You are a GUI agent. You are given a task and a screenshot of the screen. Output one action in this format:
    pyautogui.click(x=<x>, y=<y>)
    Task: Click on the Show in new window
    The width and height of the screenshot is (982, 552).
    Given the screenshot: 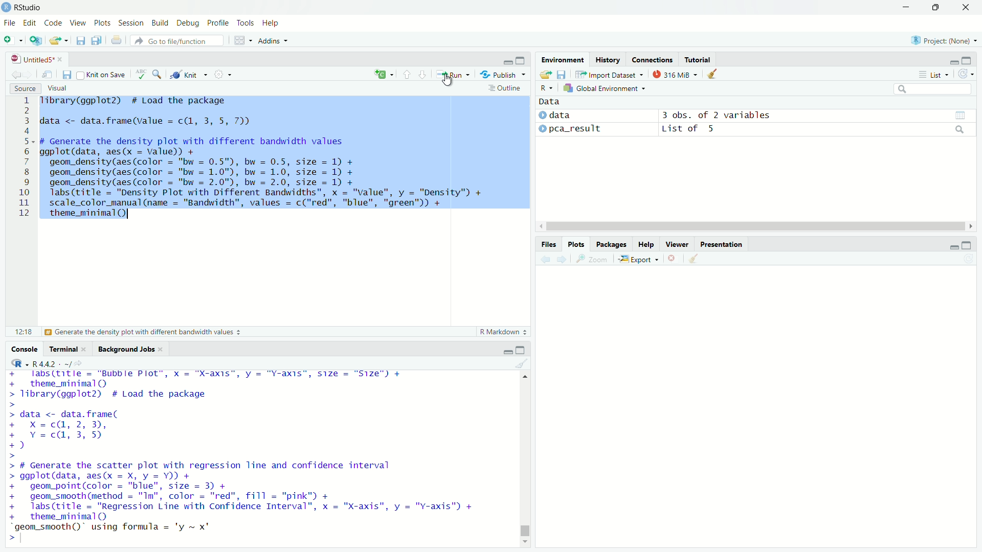 What is the action you would take?
    pyautogui.click(x=47, y=74)
    